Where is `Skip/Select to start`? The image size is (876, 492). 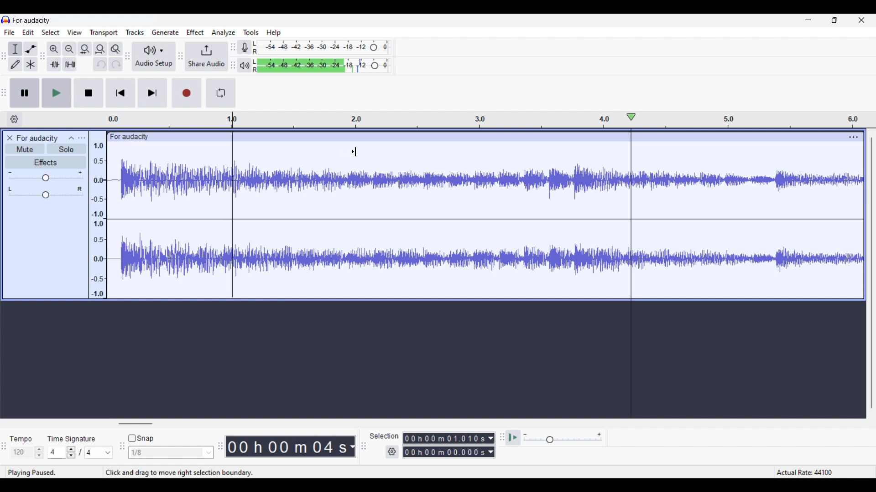 Skip/Select to start is located at coordinates (120, 93).